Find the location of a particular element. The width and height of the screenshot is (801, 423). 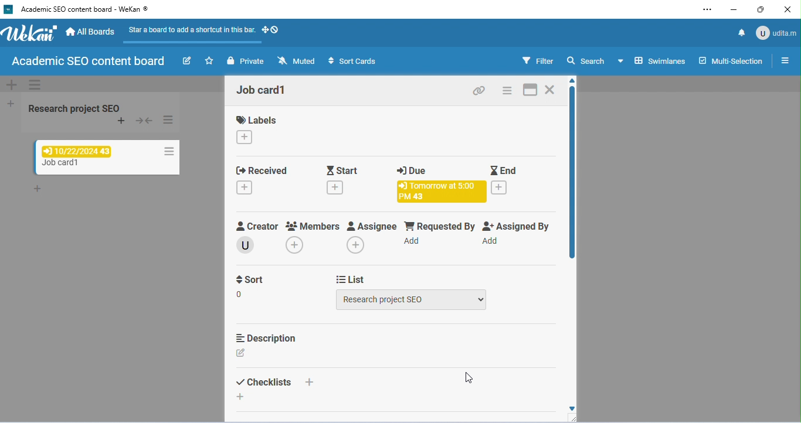

move down is located at coordinates (572, 410).